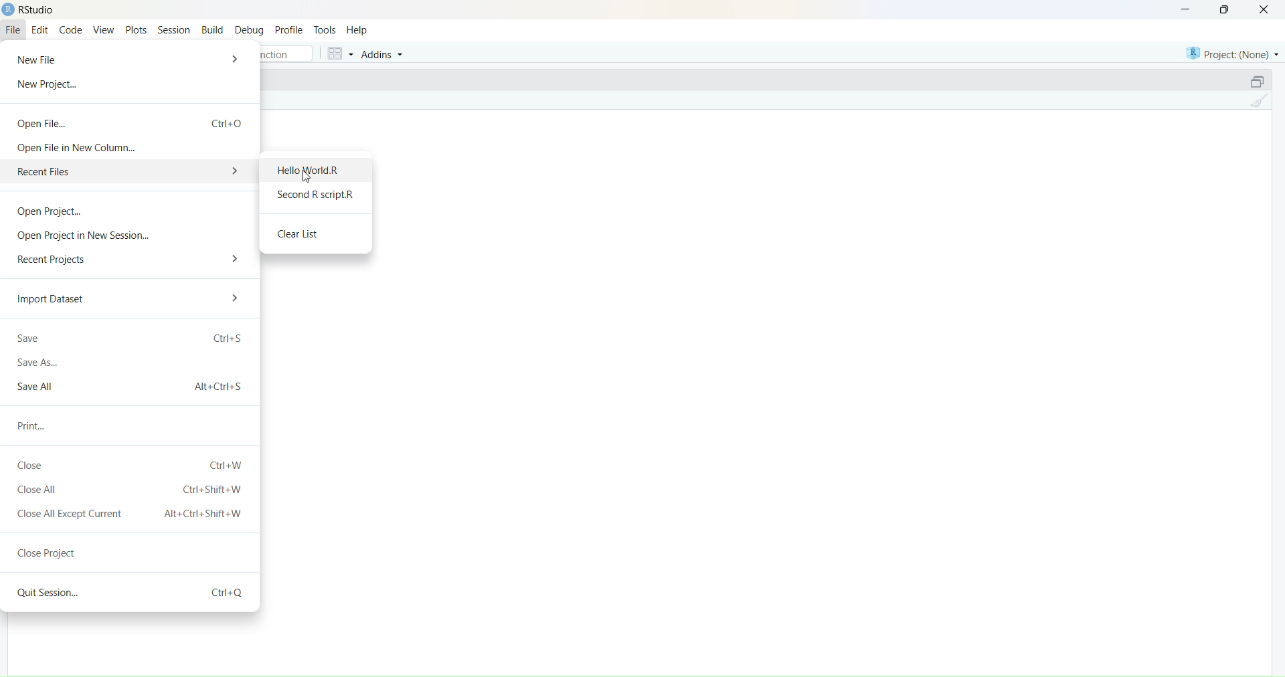 The width and height of the screenshot is (1285, 677). I want to click on Minimize, so click(1183, 9).